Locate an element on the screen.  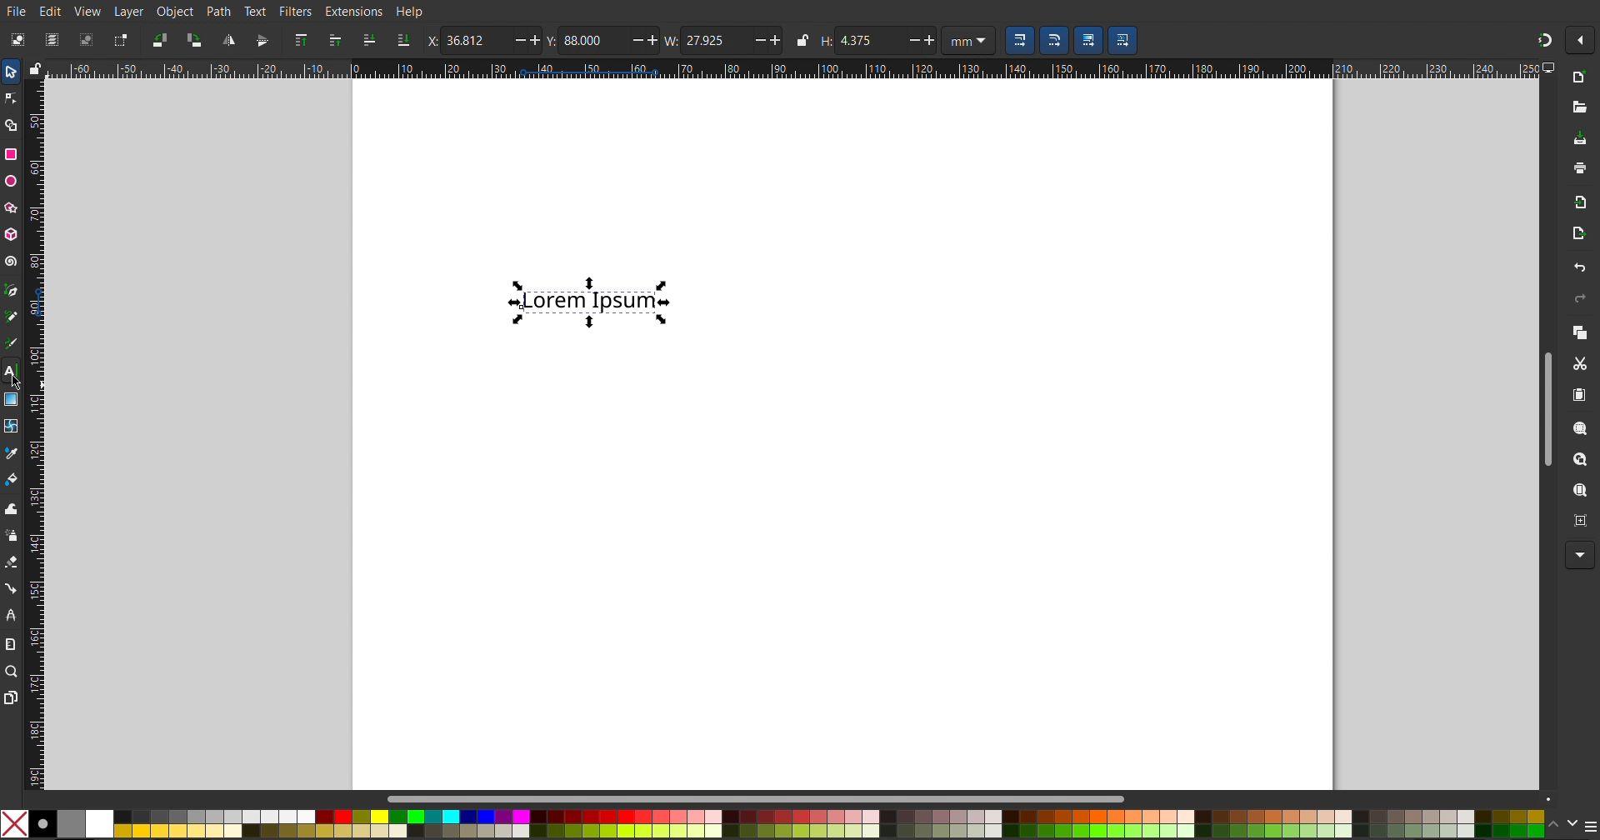
Paste is located at coordinates (1578, 395).